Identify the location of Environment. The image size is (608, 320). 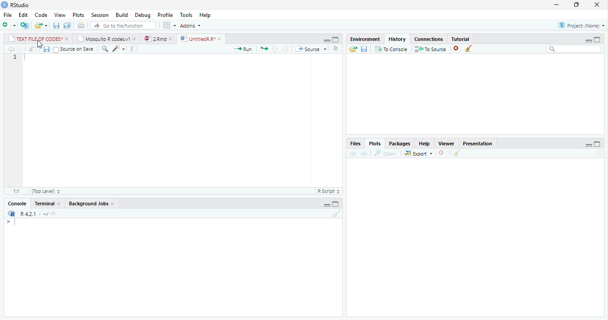
(365, 39).